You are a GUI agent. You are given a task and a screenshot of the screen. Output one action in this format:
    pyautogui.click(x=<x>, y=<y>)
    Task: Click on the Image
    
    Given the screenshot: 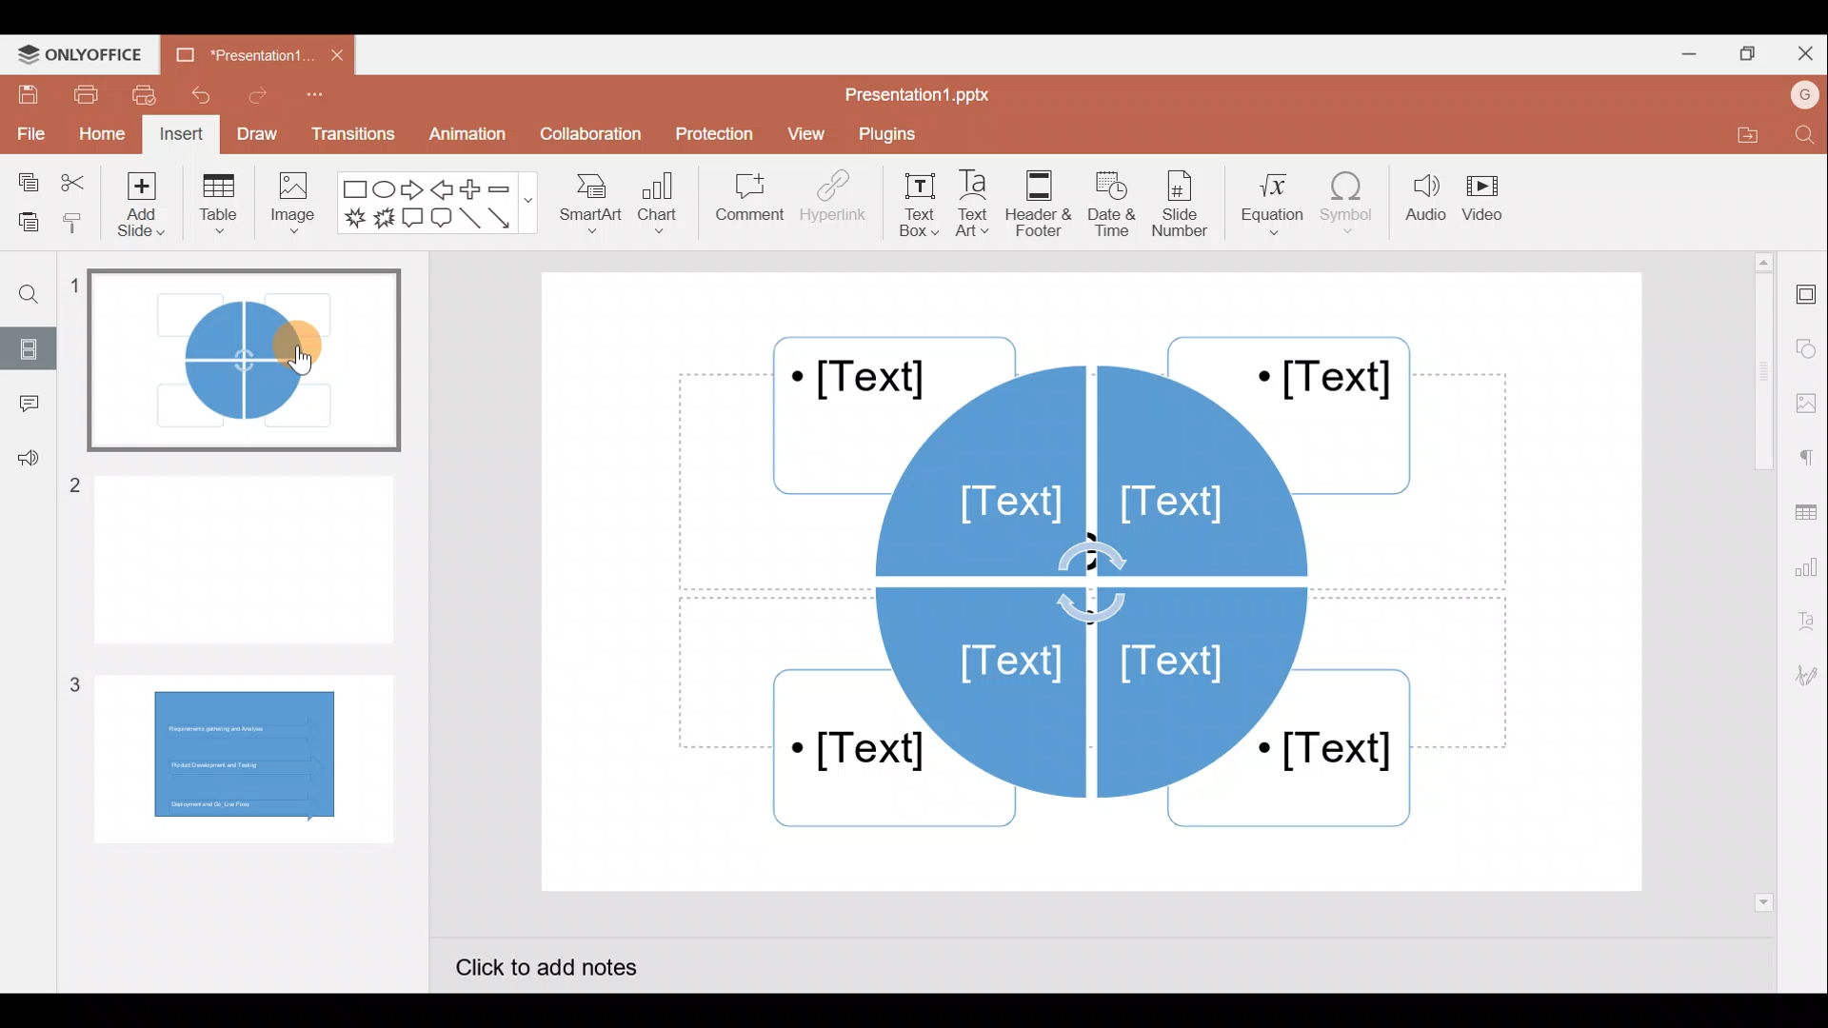 What is the action you would take?
    pyautogui.click(x=296, y=210)
    